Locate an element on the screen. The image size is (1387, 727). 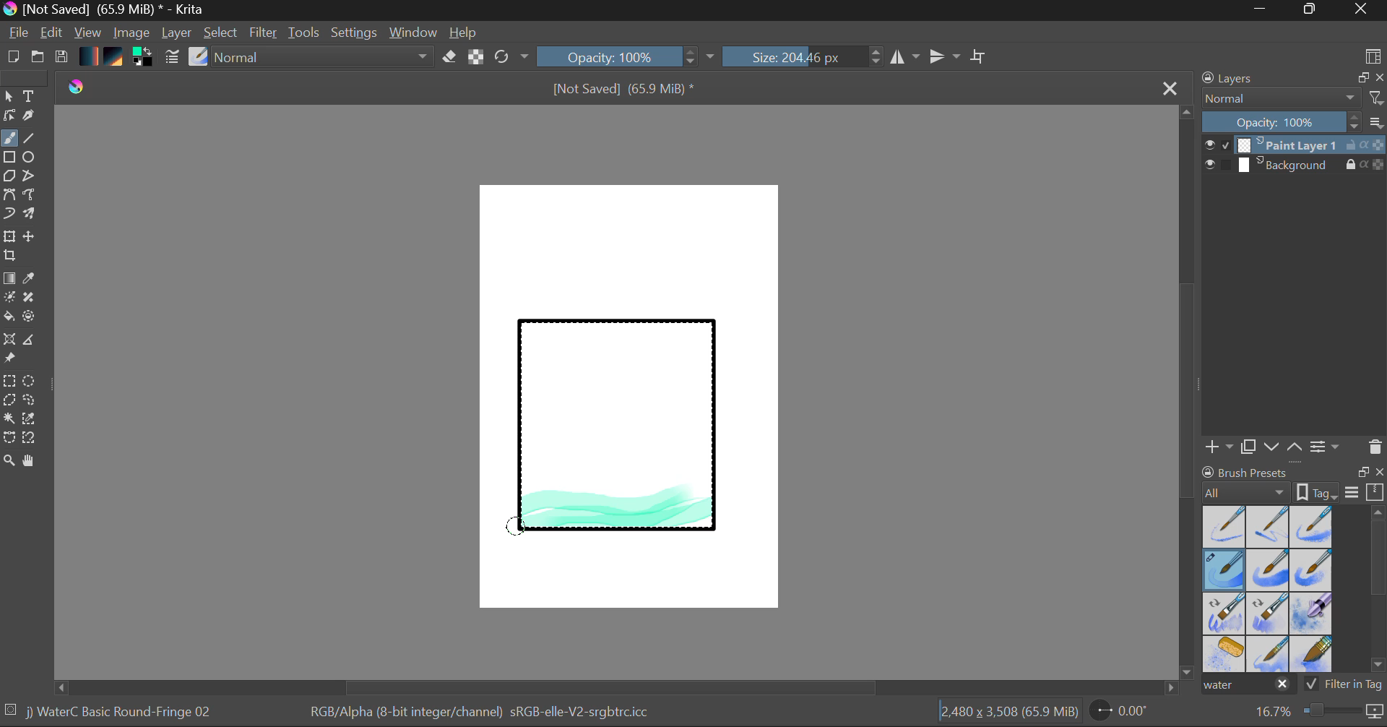
Colors in use is located at coordinates (144, 58).